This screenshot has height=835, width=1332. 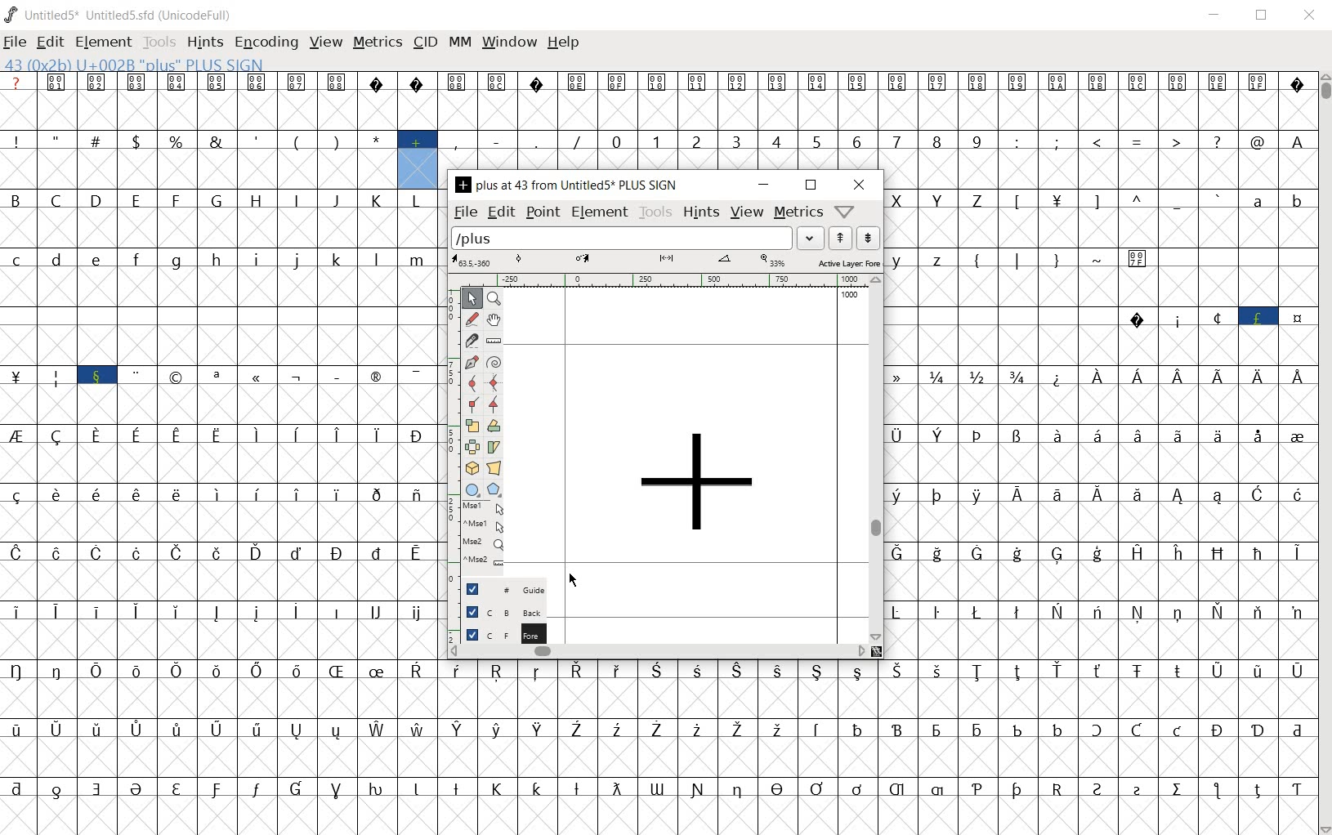 I want to click on close, so click(x=1308, y=16).